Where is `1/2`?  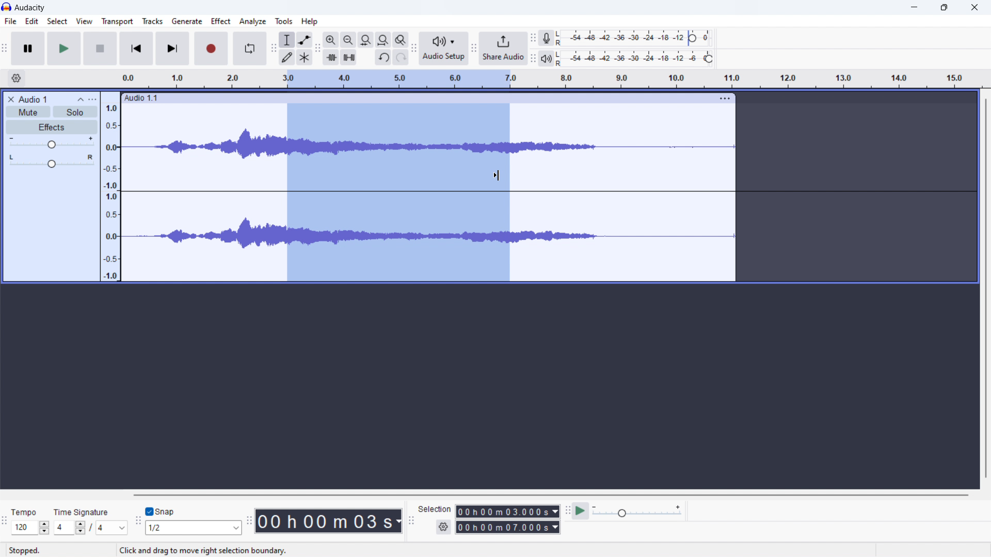 1/2 is located at coordinates (195, 528).